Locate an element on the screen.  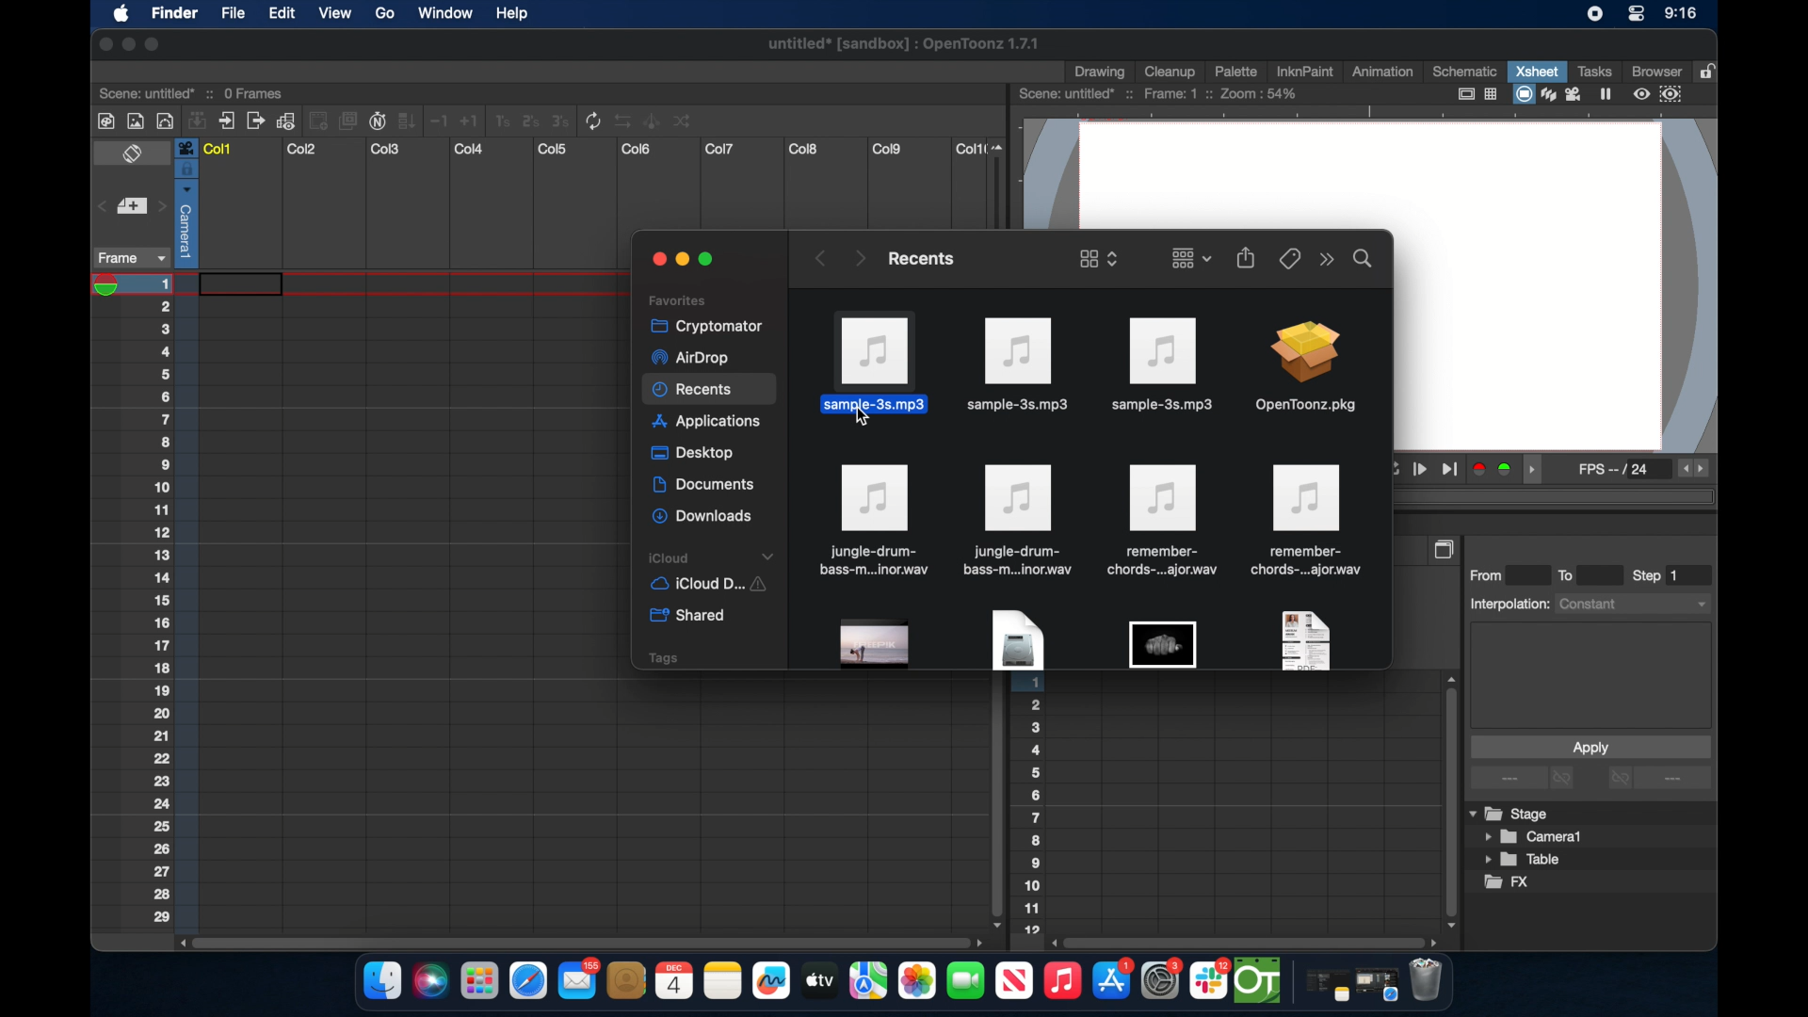
file is located at coordinates (1160, 521).